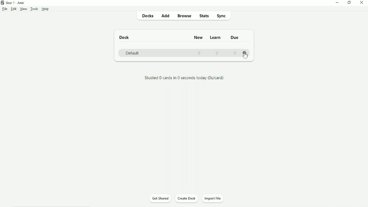 This screenshot has width=368, height=207. I want to click on Stats, so click(204, 16).